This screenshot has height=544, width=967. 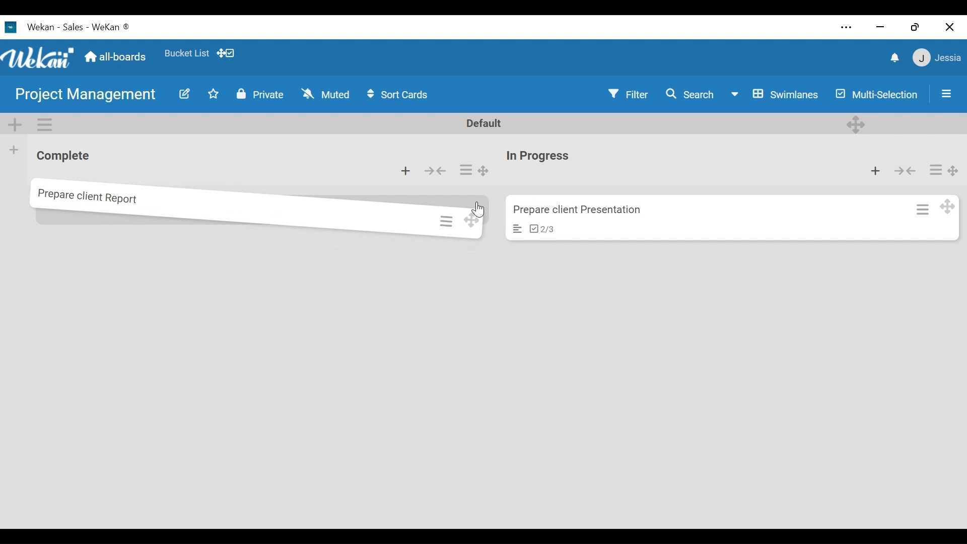 I want to click on Multi-Selection, so click(x=876, y=96).